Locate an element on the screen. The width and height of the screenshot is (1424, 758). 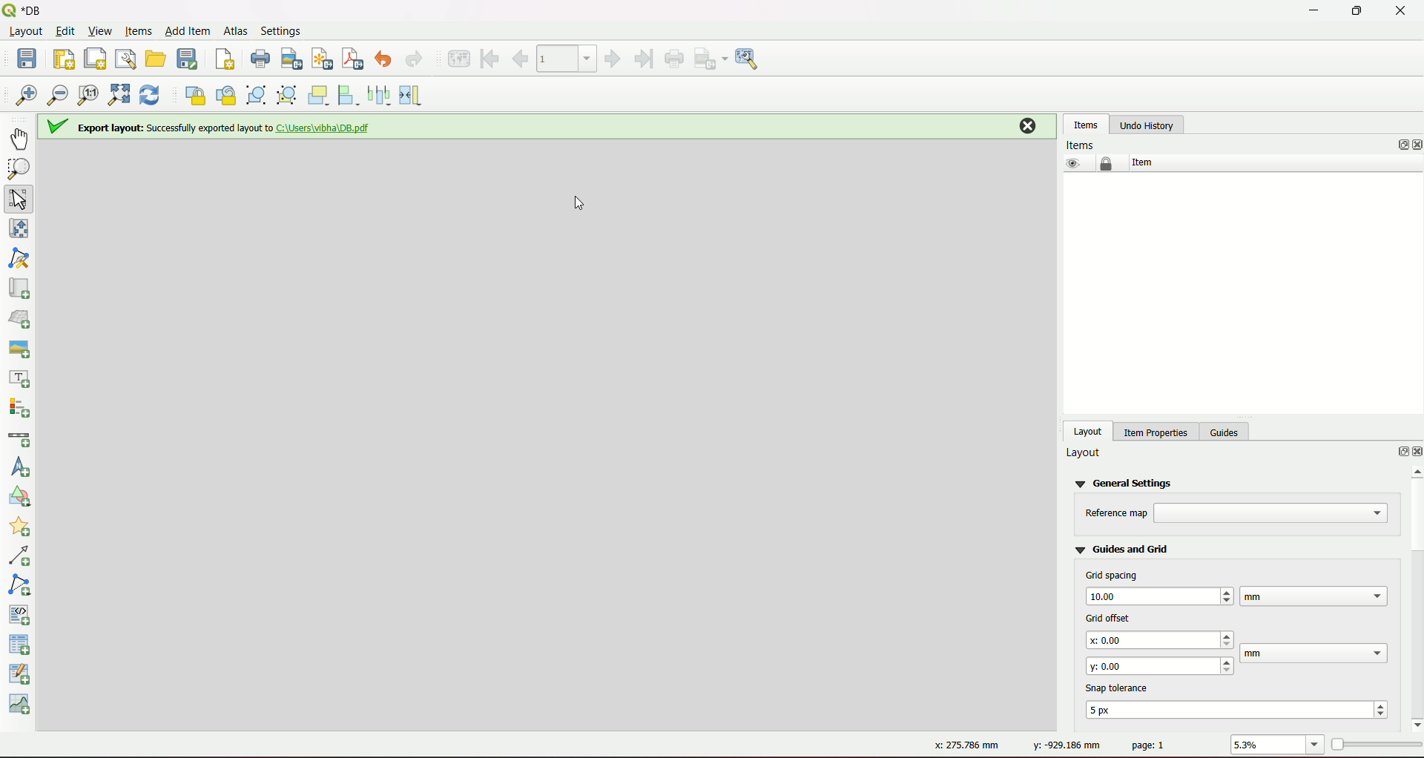
pan layout is located at coordinates (21, 139).